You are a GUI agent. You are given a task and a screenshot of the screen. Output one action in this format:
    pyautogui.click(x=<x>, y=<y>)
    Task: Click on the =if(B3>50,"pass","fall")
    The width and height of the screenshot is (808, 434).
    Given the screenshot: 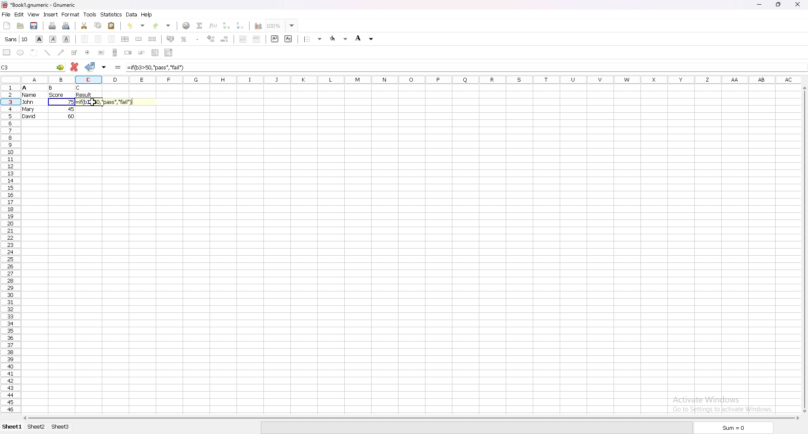 What is the action you would take?
    pyautogui.click(x=106, y=103)
    